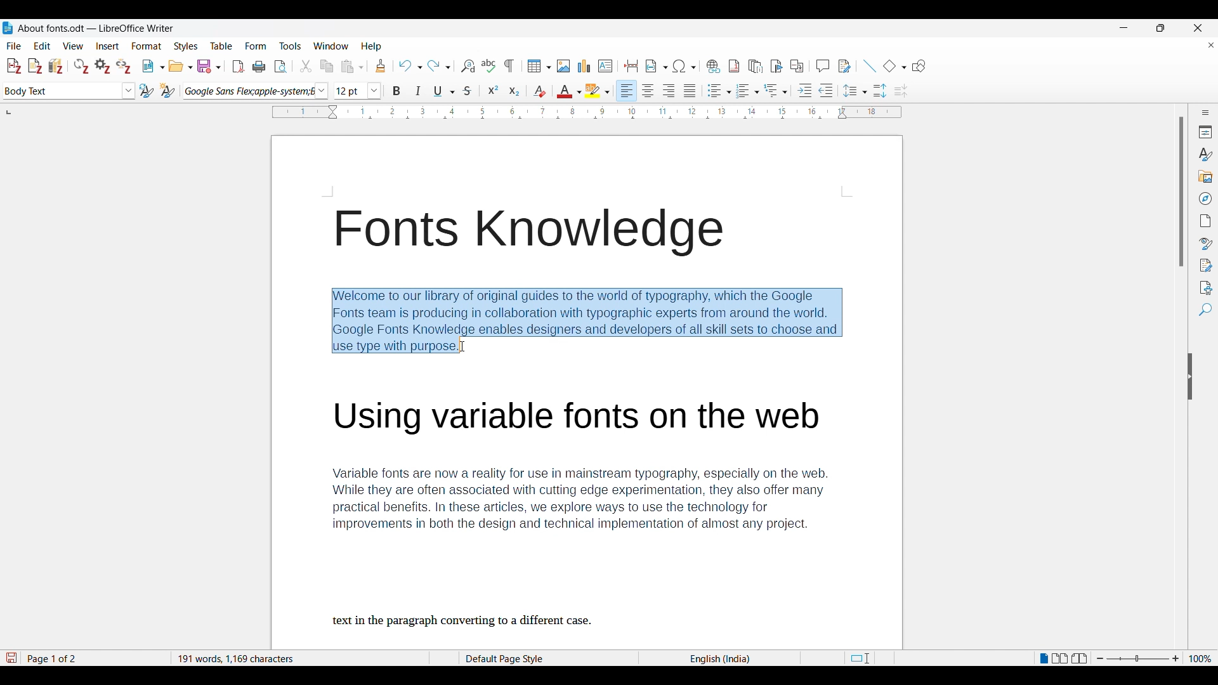 This screenshot has width=1218, height=685. What do you see at coordinates (564, 66) in the screenshot?
I see `Insert image` at bounding box center [564, 66].